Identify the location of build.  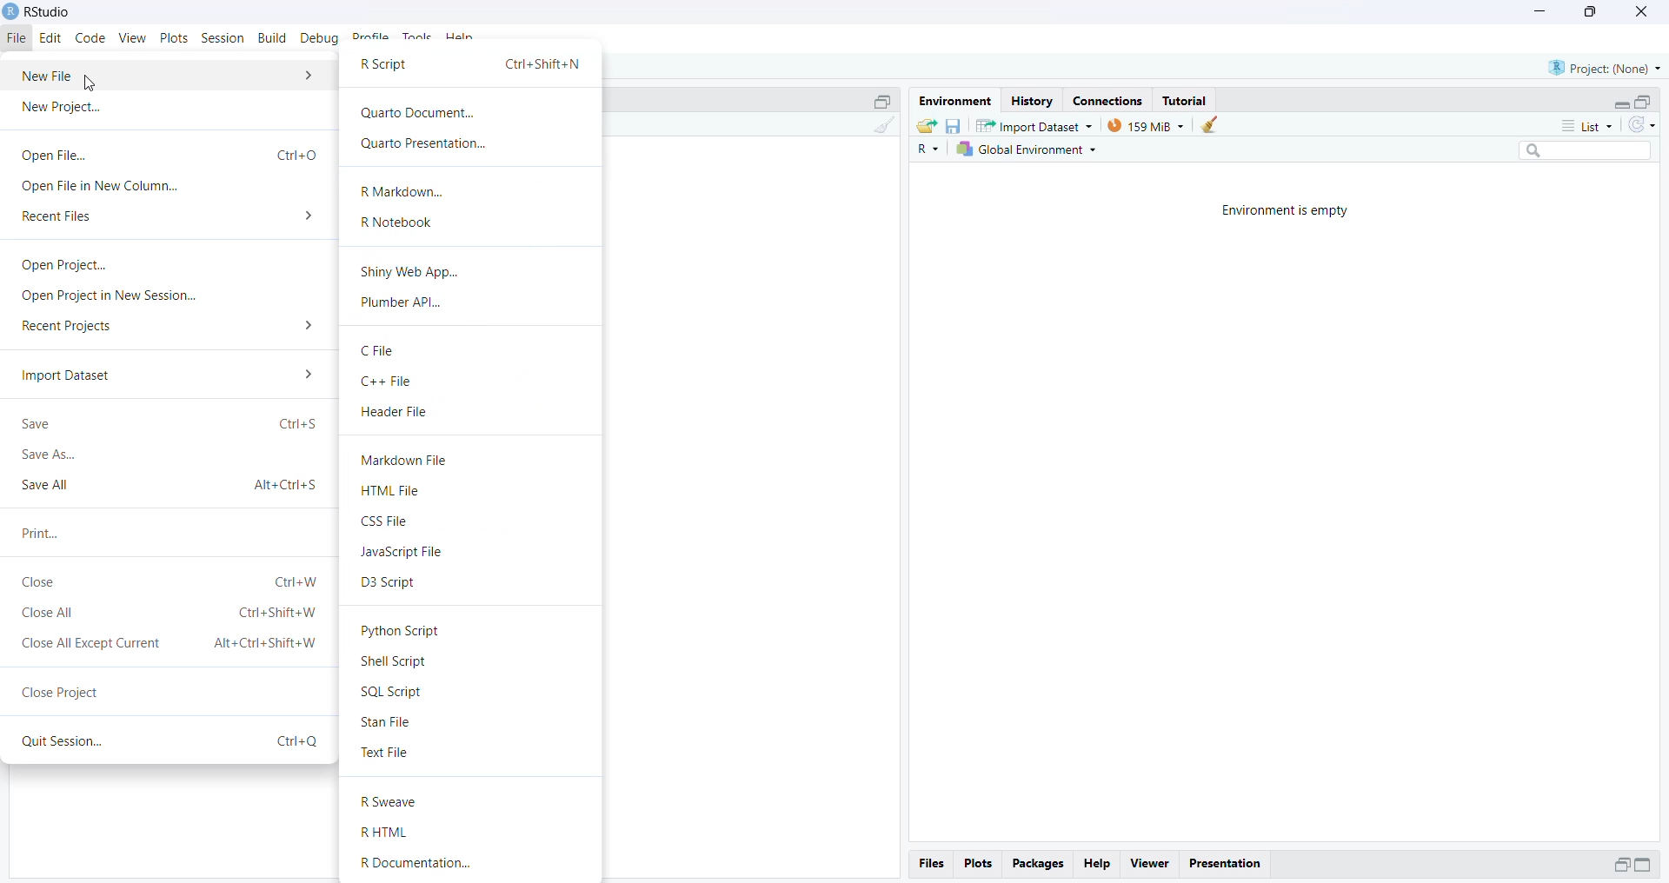
(274, 38).